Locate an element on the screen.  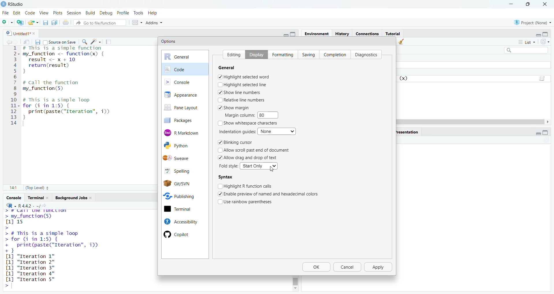
code of a simple function is located at coordinates (72, 60).